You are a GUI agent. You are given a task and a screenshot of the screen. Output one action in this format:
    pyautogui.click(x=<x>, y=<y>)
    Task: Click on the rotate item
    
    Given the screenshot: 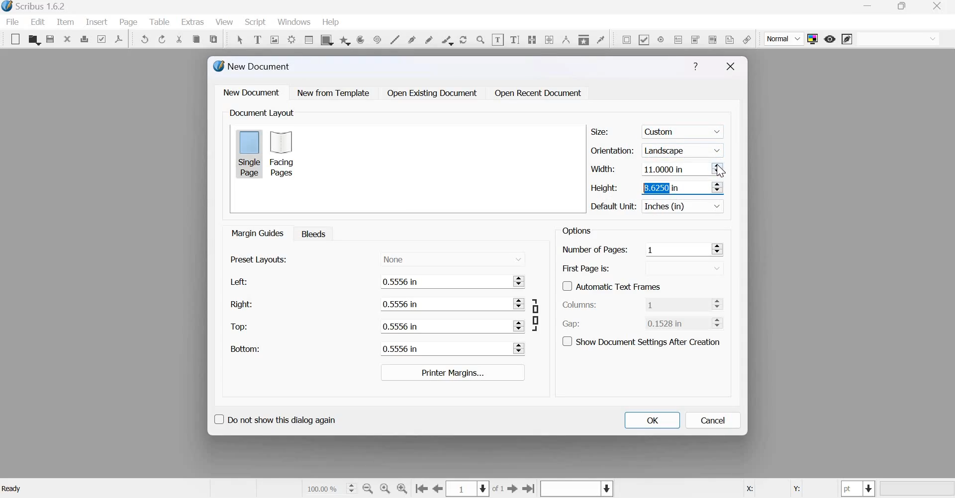 What is the action you would take?
    pyautogui.click(x=463, y=39)
    